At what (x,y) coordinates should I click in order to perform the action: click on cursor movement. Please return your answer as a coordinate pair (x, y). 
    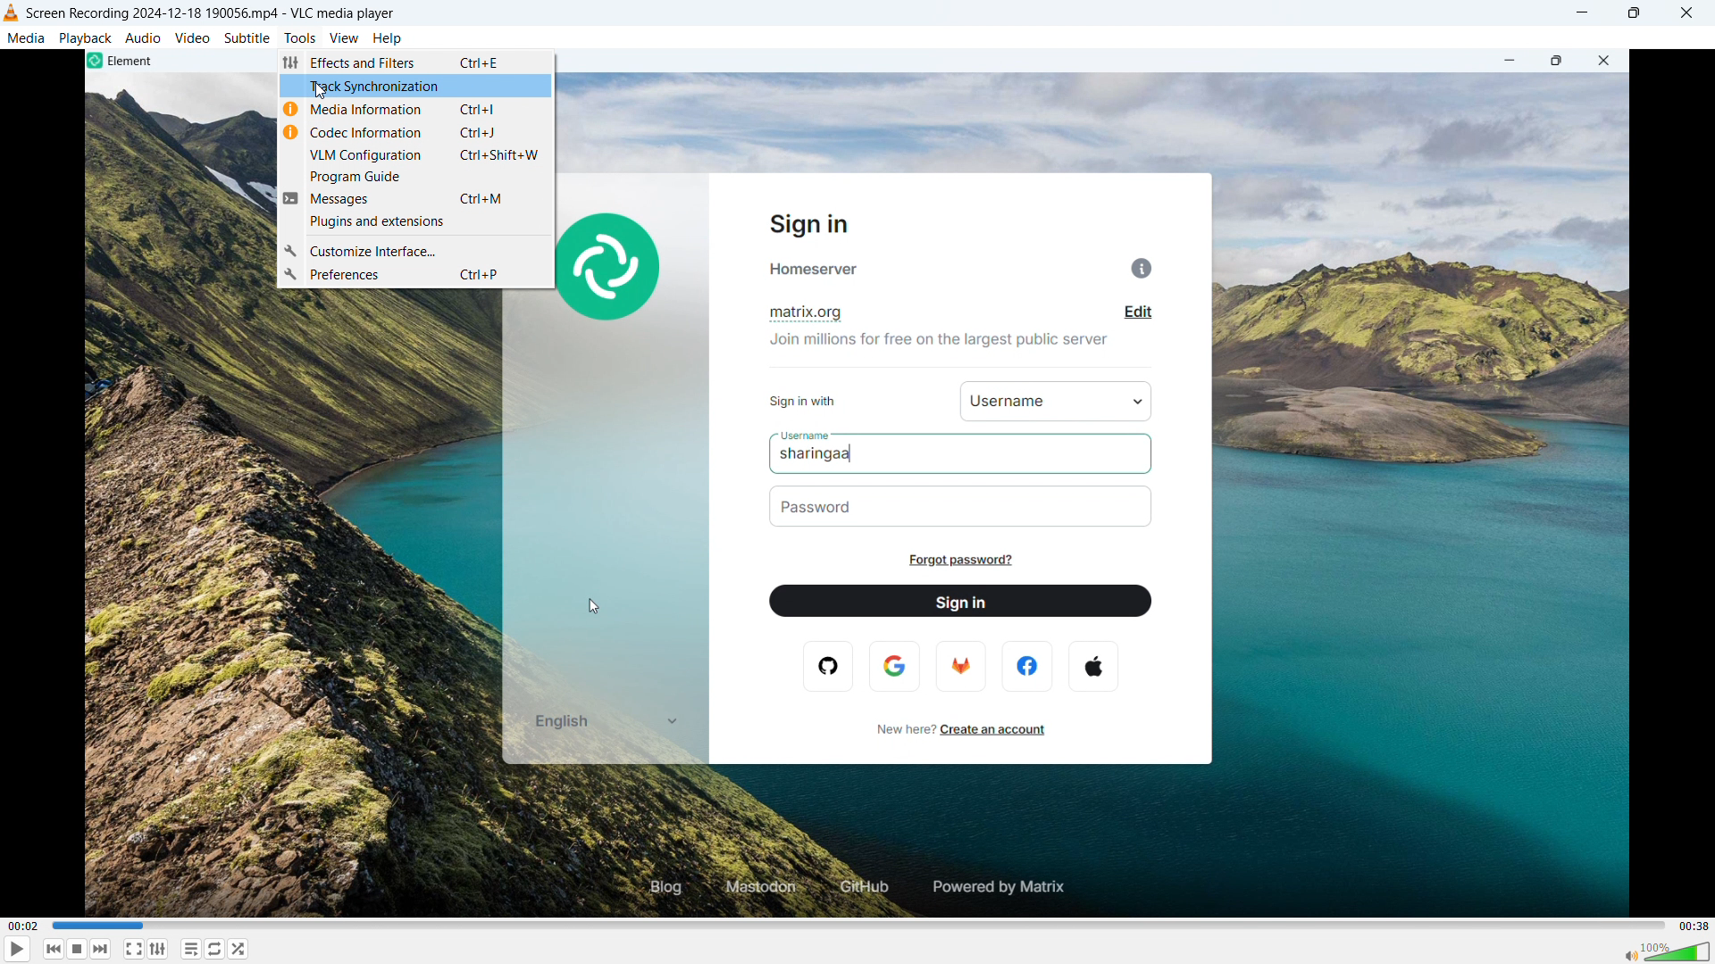
    Looking at the image, I should click on (321, 92).